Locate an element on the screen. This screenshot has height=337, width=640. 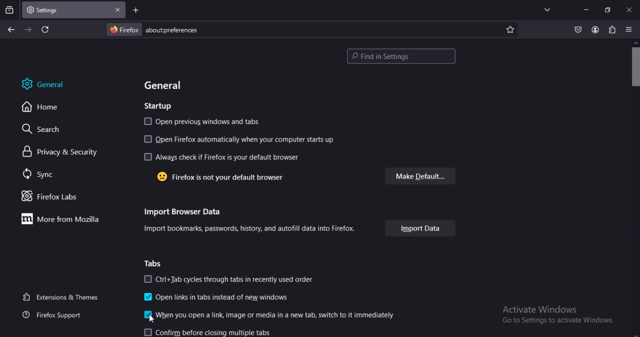
sync is located at coordinates (38, 174).